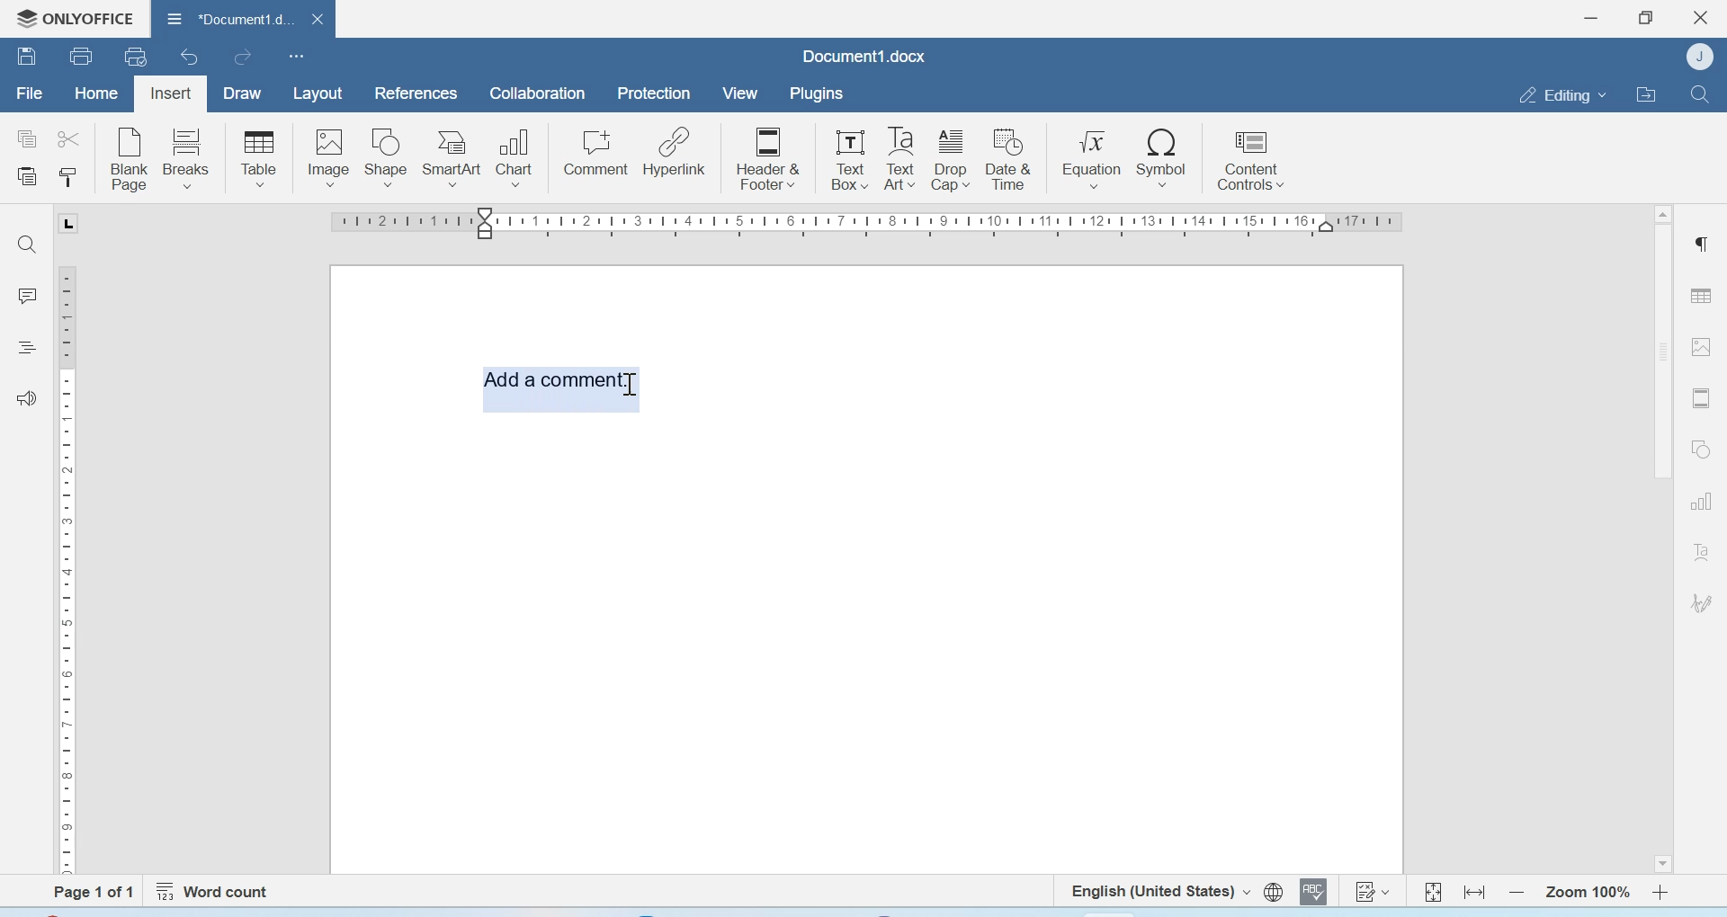 The width and height of the screenshot is (1727, 917). Describe the element at coordinates (1700, 57) in the screenshot. I see `` at that location.